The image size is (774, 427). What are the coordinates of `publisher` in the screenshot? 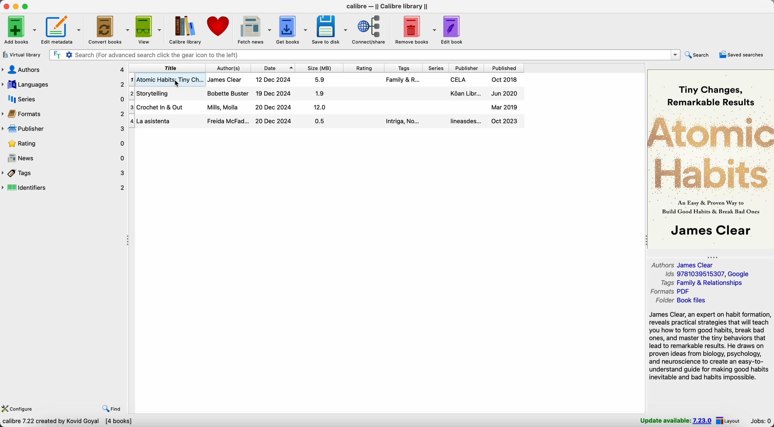 It's located at (63, 129).